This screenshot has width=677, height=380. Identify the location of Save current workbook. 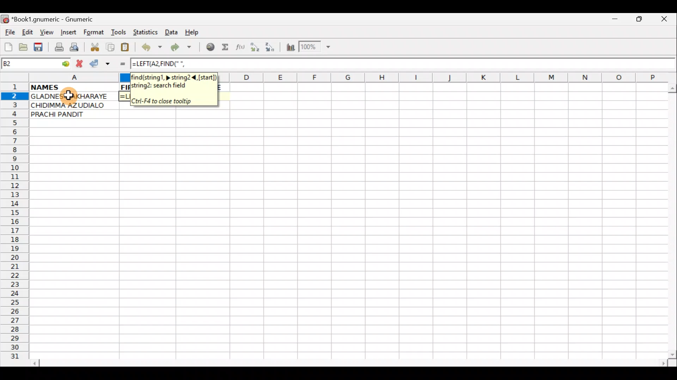
(40, 47).